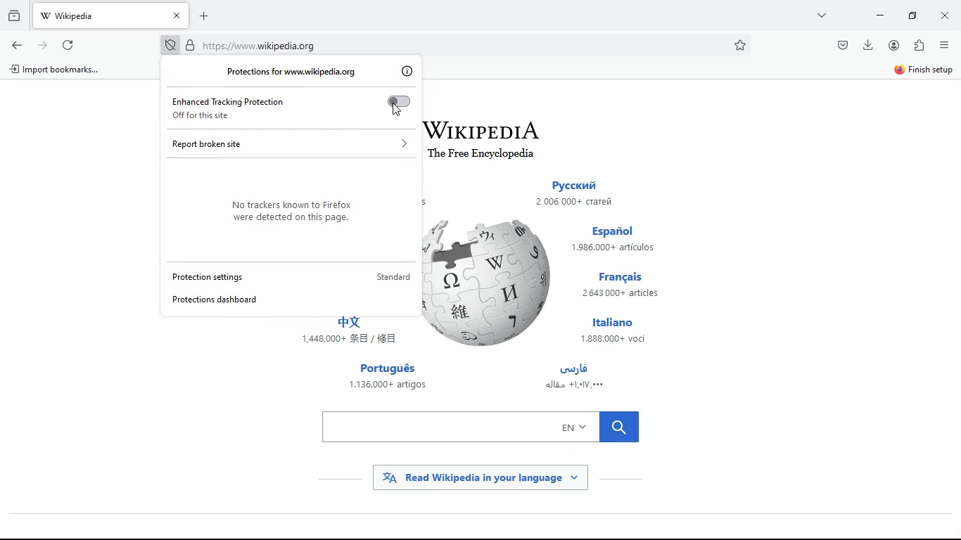 The height and width of the screenshot is (540, 961). Describe the element at coordinates (388, 375) in the screenshot. I see `português` at that location.